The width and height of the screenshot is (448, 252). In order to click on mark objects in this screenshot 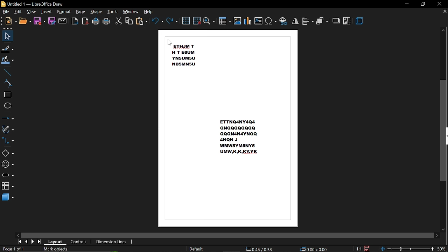, I will do `click(67, 249)`.